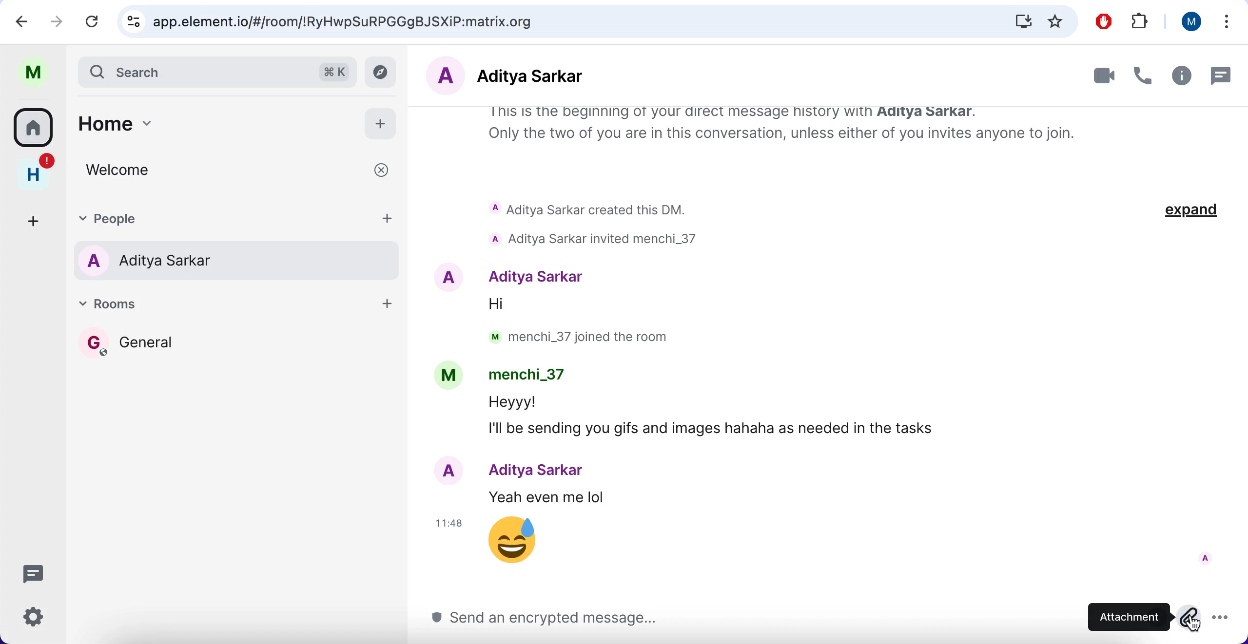 The height and width of the screenshot is (644, 1248). I want to click on call, so click(1138, 79).